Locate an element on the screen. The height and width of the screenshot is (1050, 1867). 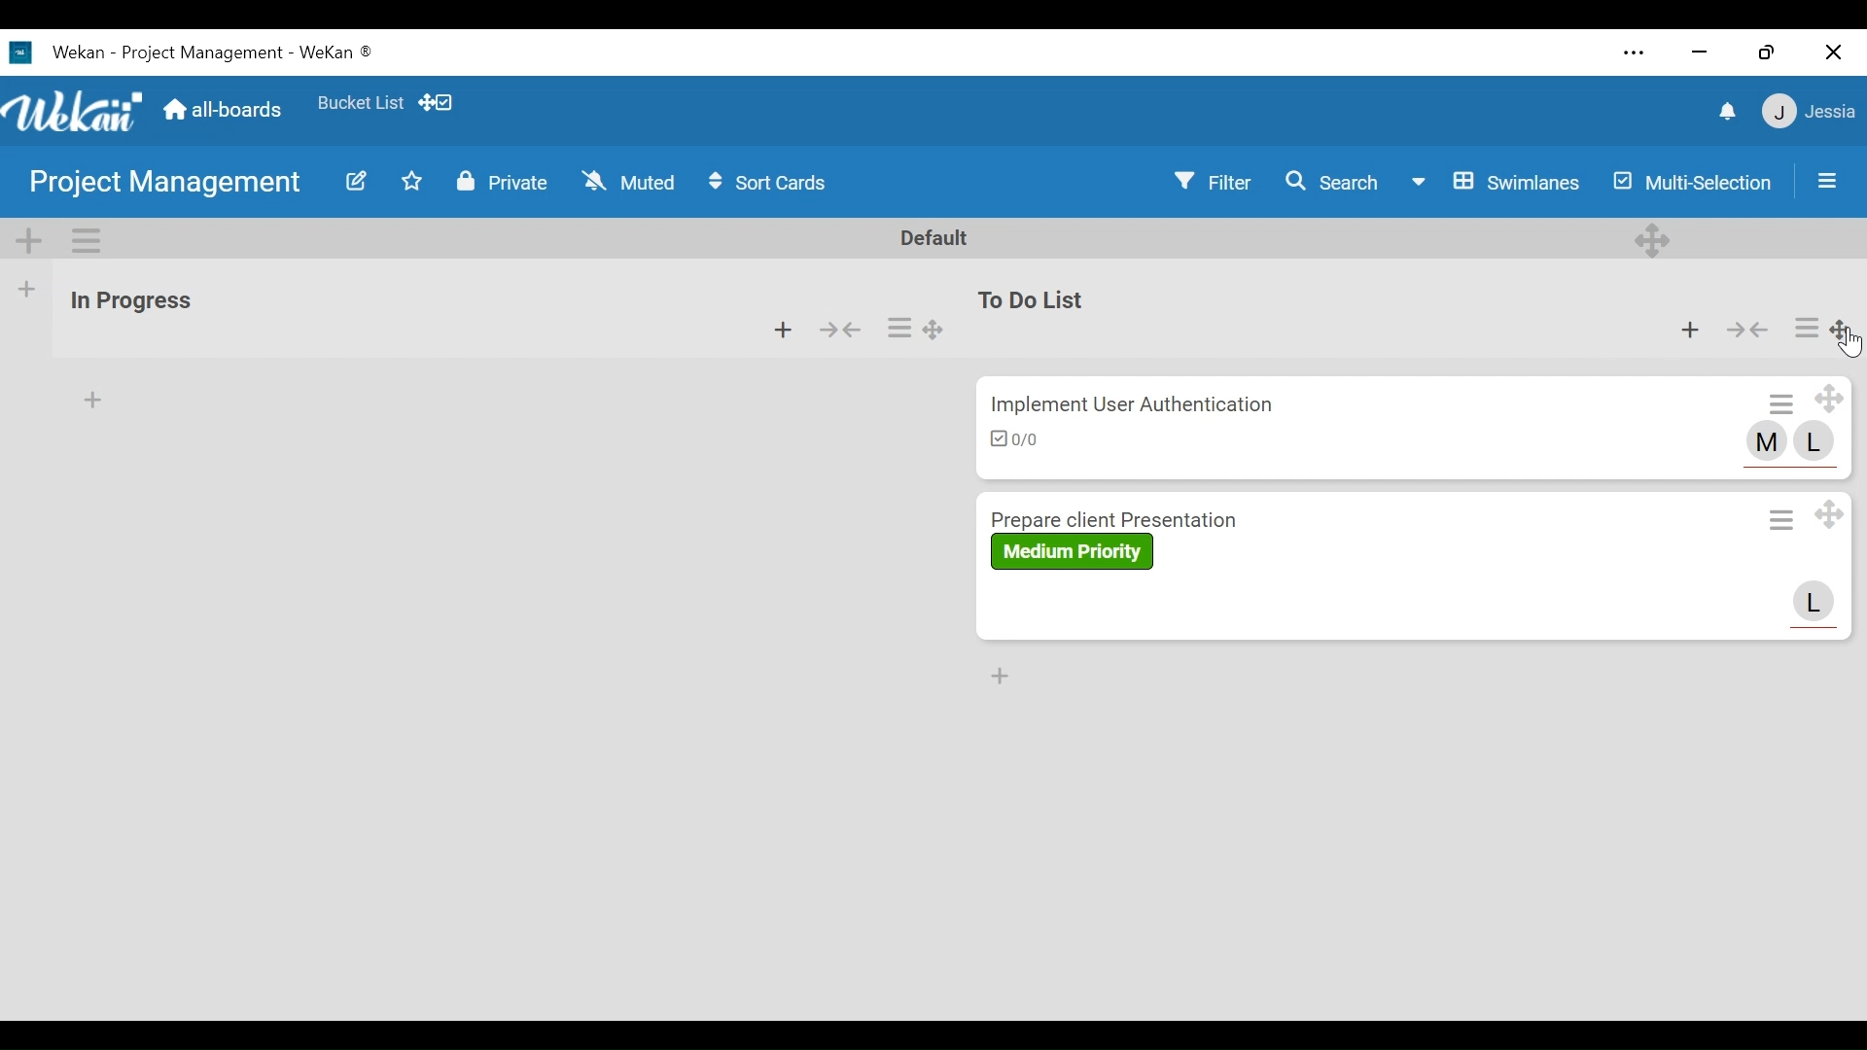
L is located at coordinates (1815, 441).